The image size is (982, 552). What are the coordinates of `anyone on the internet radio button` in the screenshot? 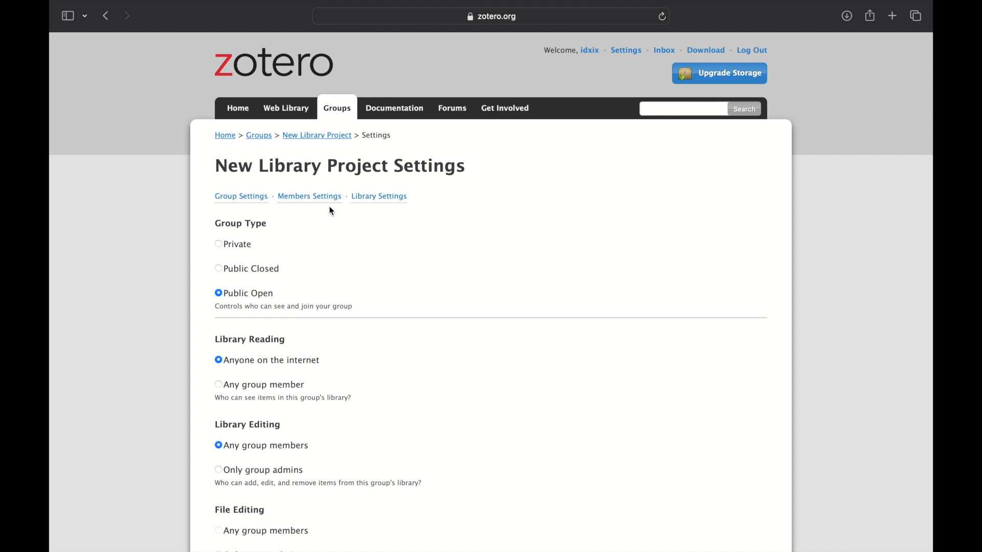 It's located at (273, 360).